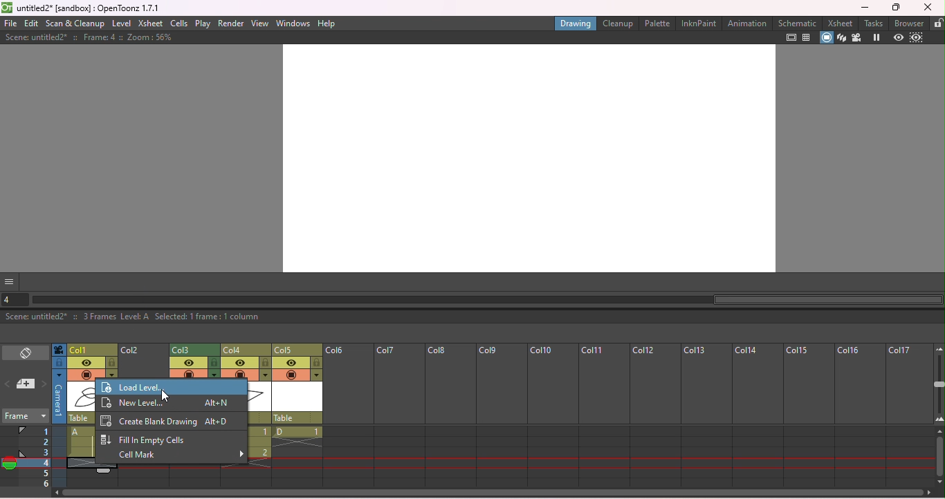 The width and height of the screenshot is (945, 499). Describe the element at coordinates (909, 415) in the screenshot. I see `column 17` at that location.